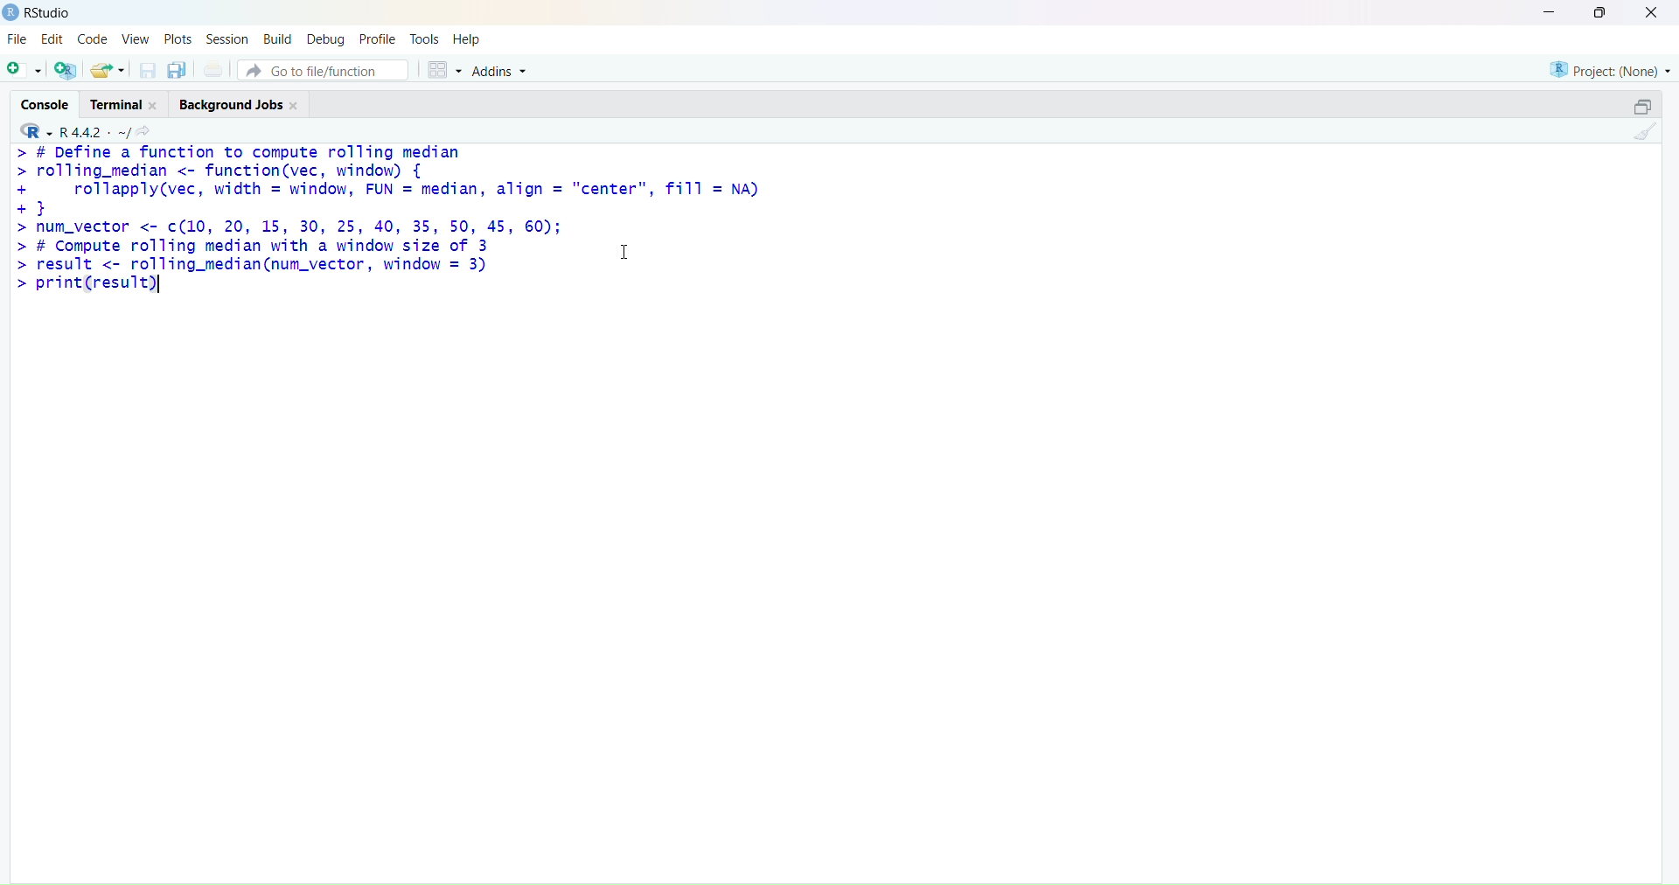 The width and height of the screenshot is (1679, 885). I want to click on build, so click(278, 39).